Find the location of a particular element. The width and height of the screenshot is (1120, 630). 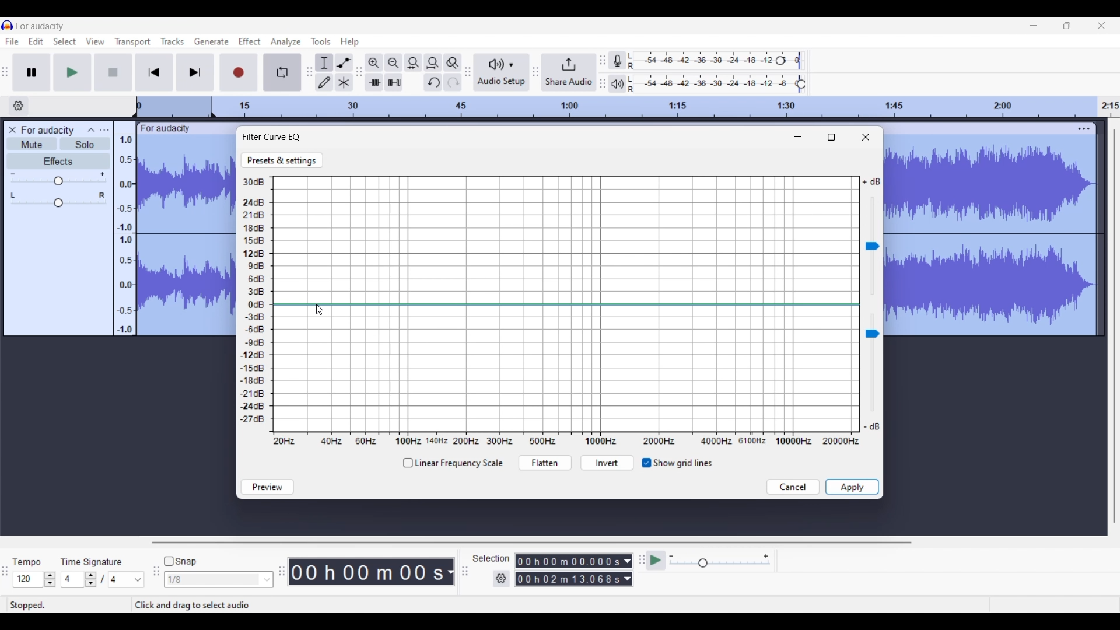

Change pan is located at coordinates (58, 204).